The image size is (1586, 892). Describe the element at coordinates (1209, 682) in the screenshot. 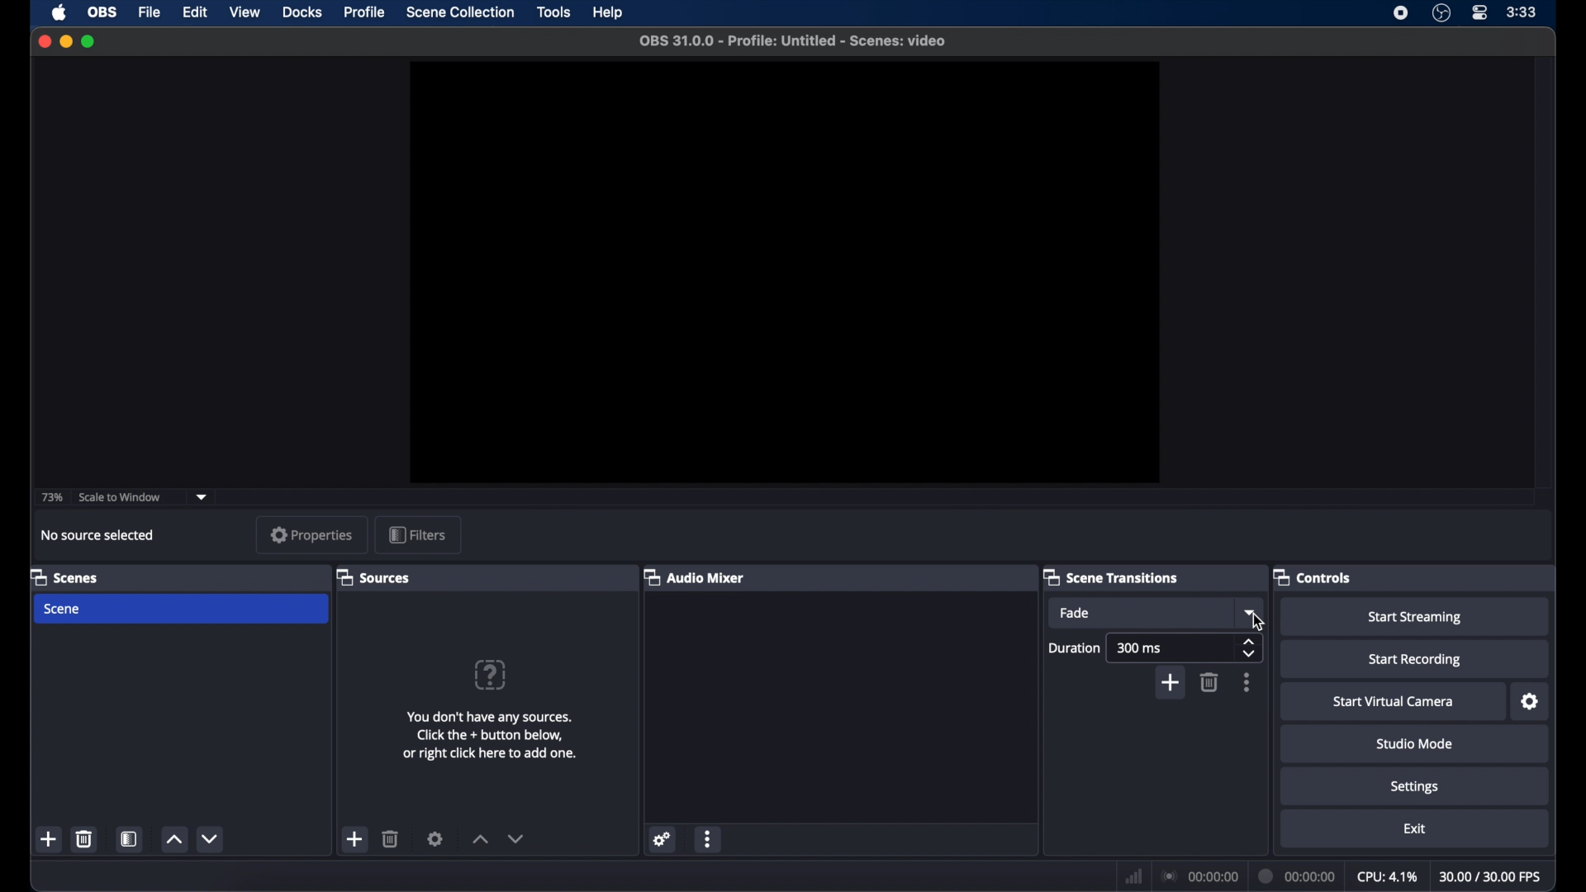

I see `delete` at that location.